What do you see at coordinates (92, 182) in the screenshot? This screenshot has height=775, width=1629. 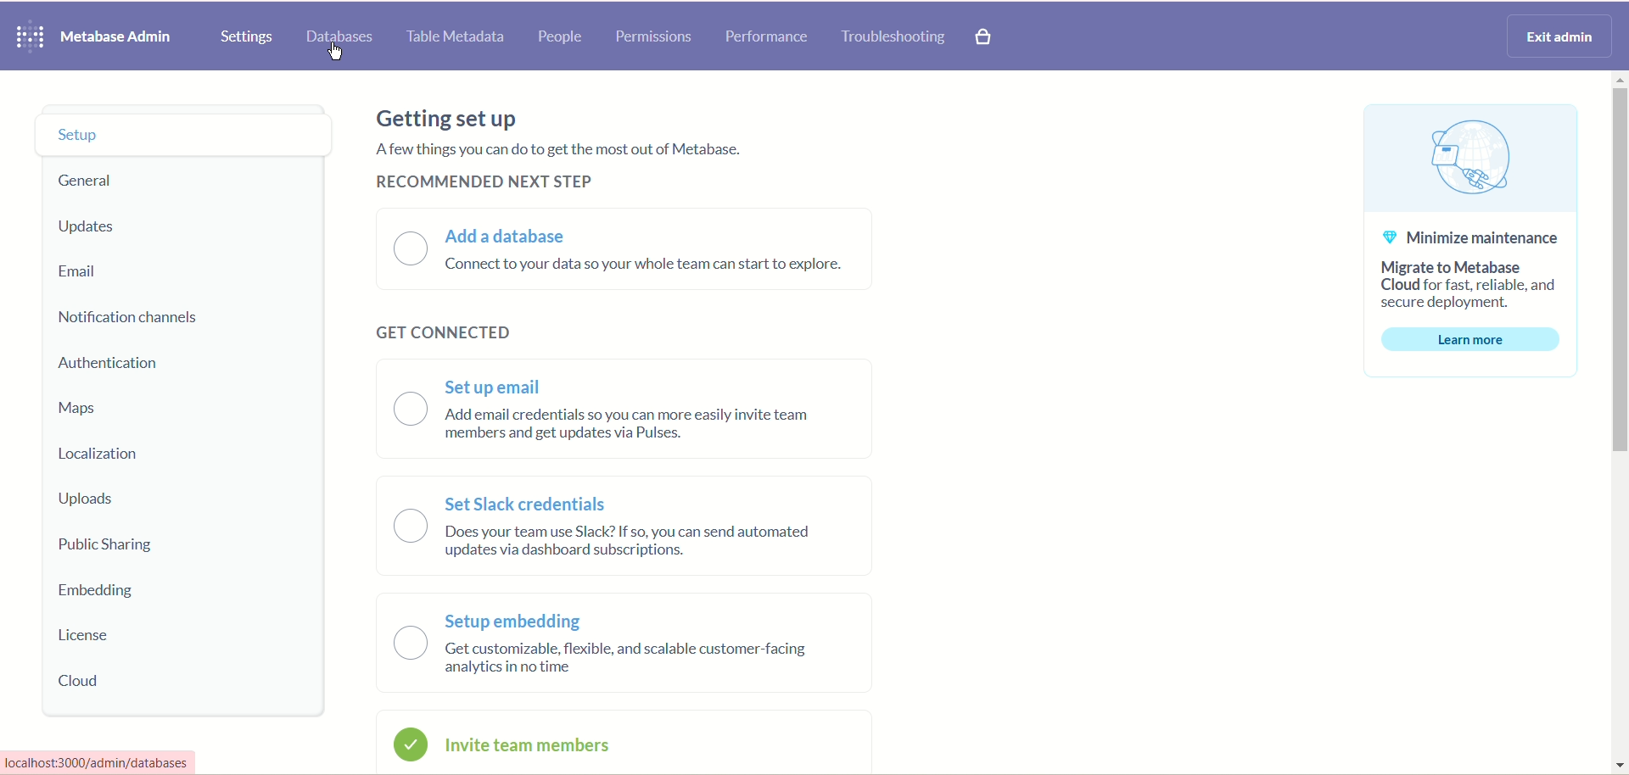 I see `general` at bounding box center [92, 182].